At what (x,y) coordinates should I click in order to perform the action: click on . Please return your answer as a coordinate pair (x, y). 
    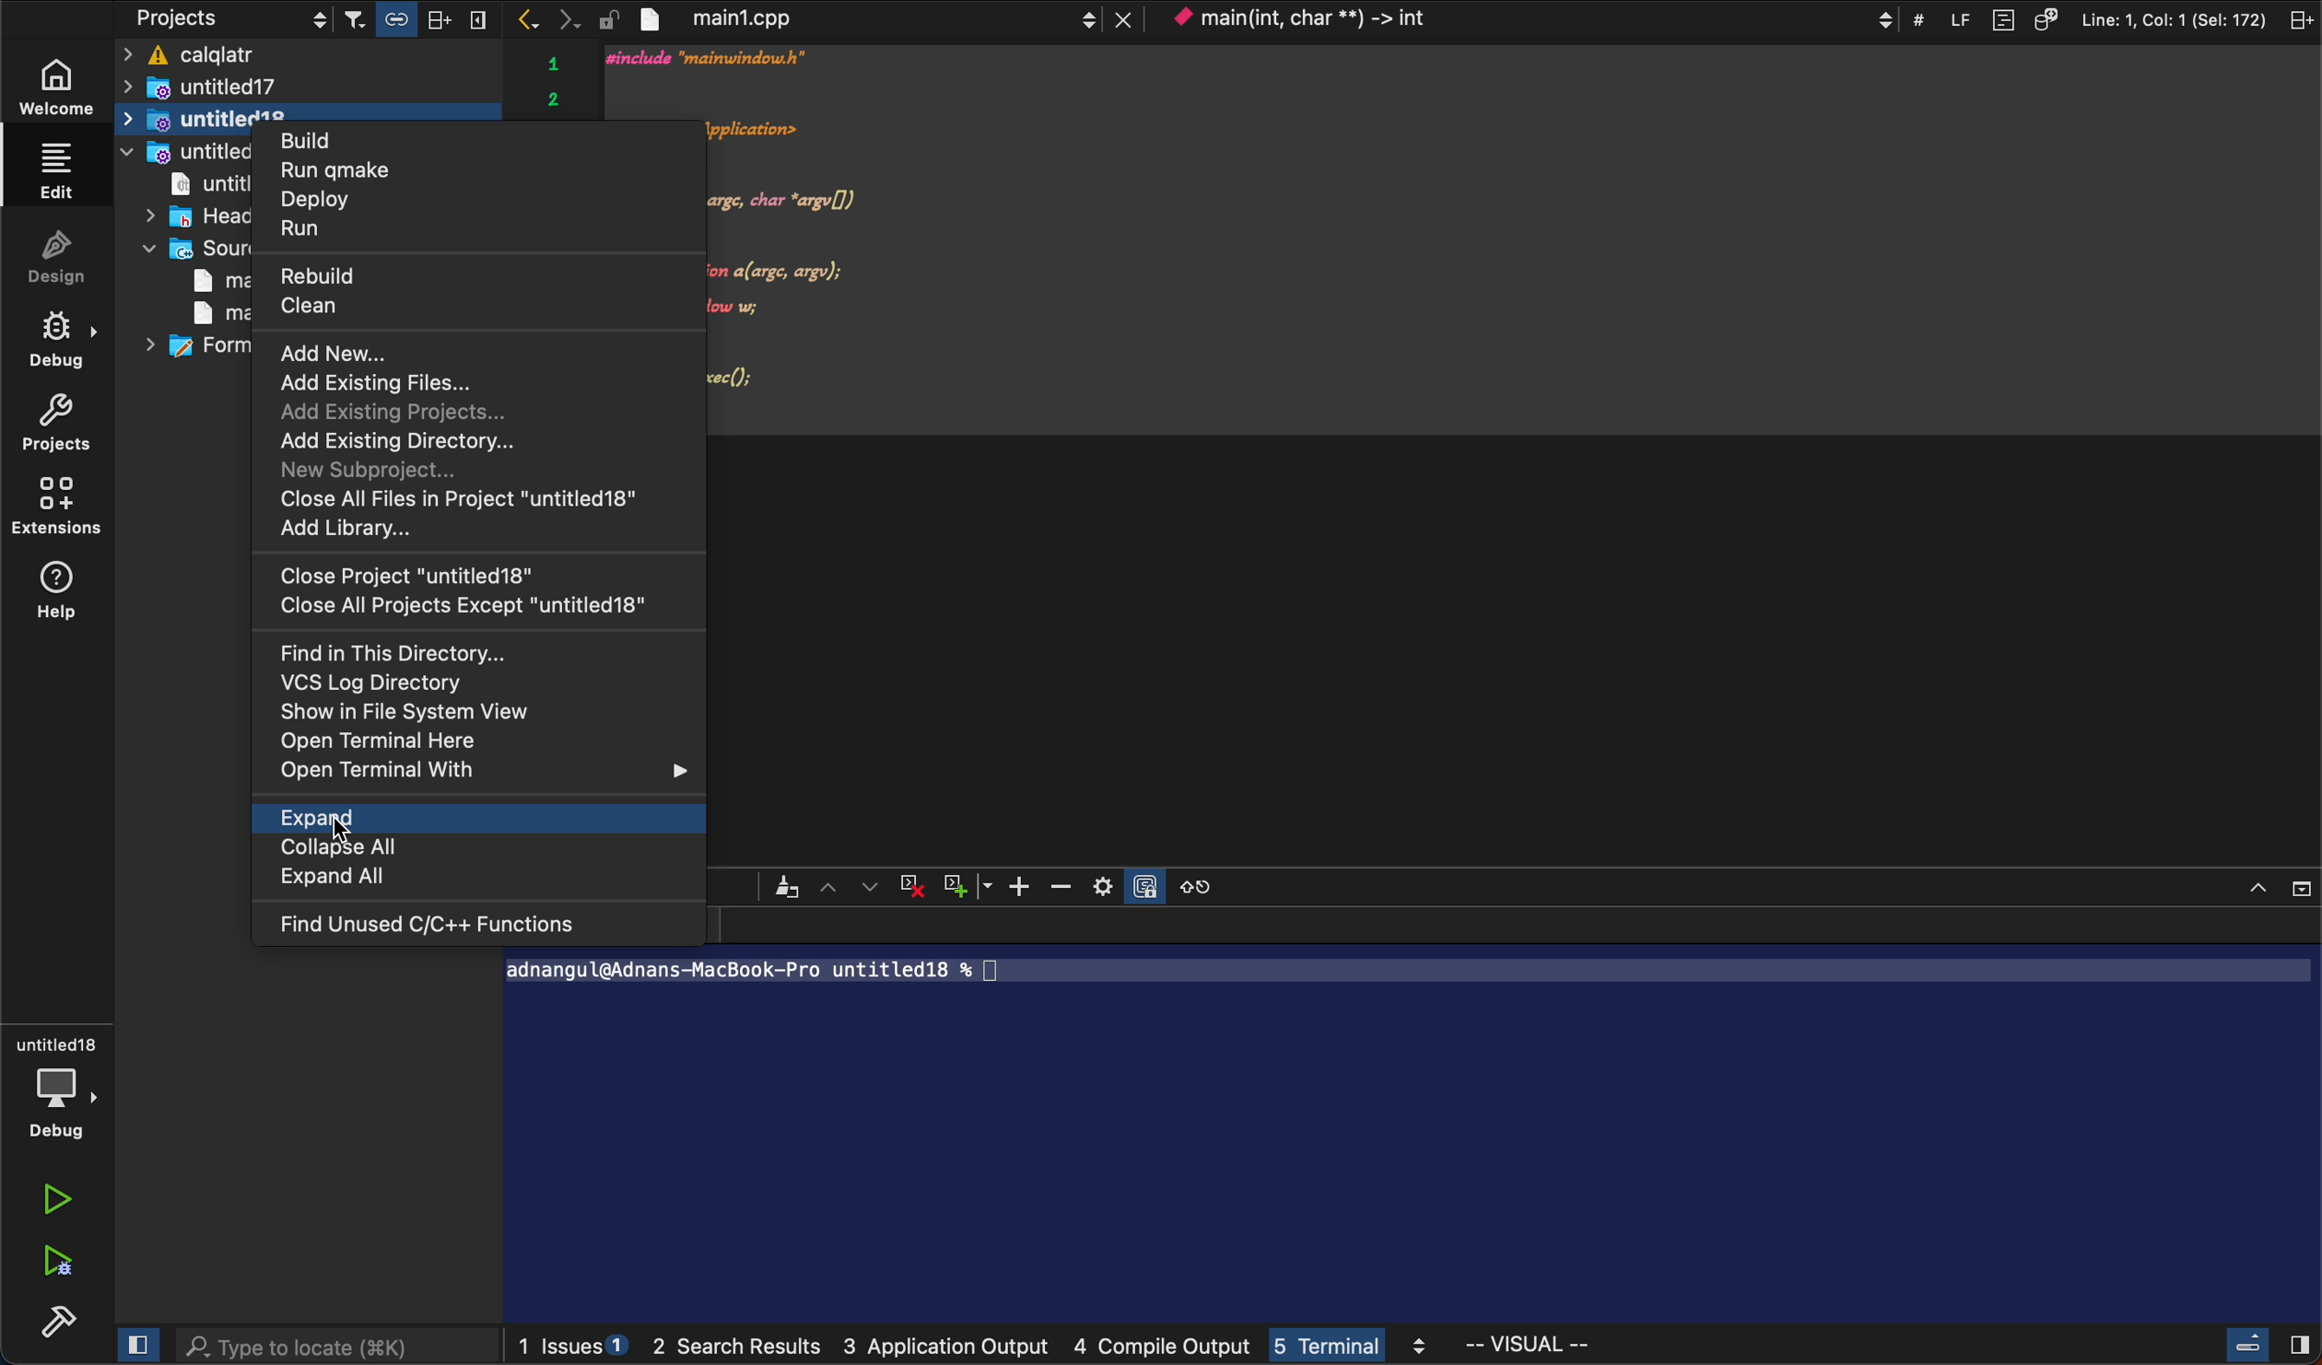
    Looking at the image, I should click on (324, 307).